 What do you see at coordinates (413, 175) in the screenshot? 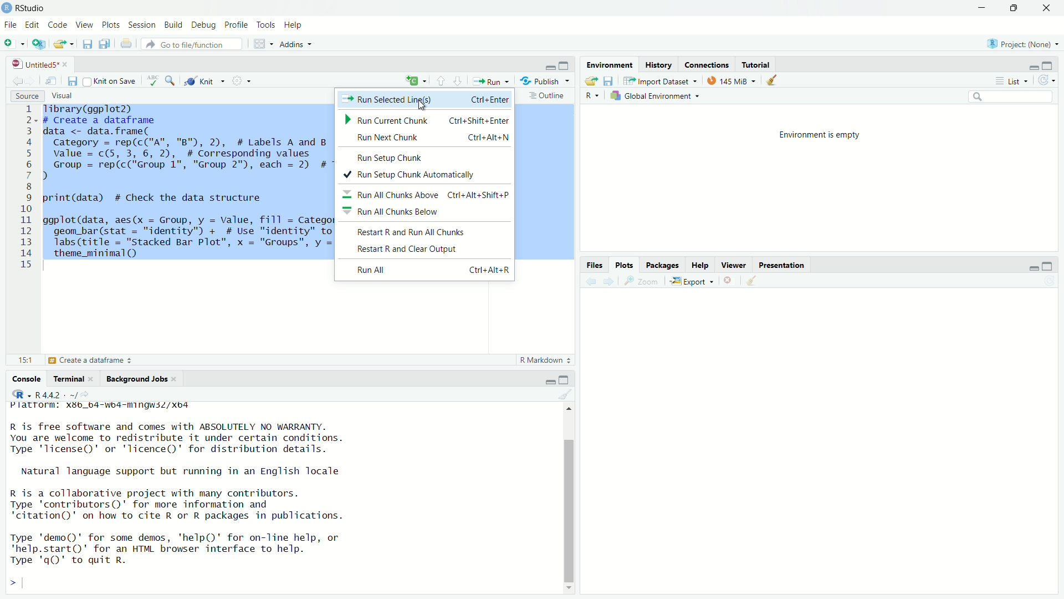
I see `+ Run Setup Chunk Automatically` at bounding box center [413, 175].